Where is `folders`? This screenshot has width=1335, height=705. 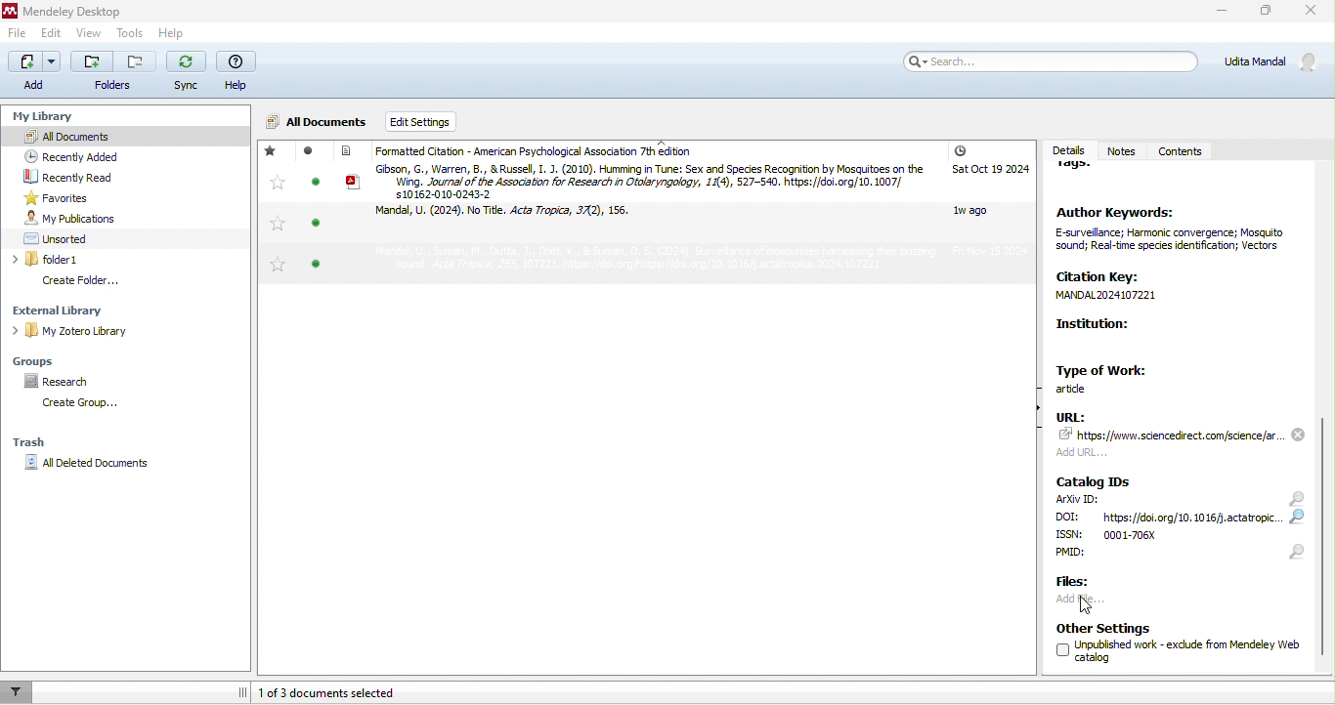
folders is located at coordinates (114, 73).